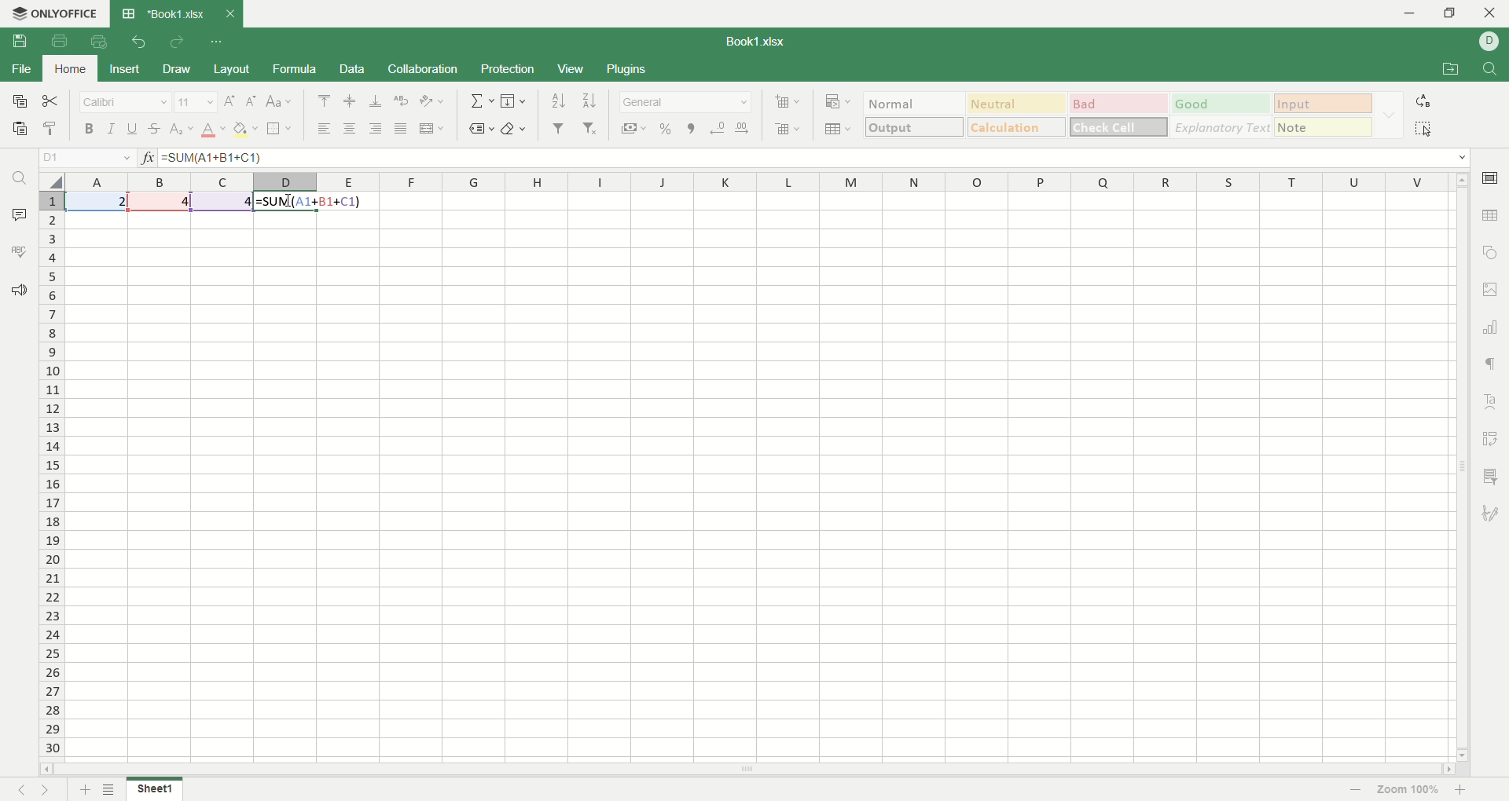  I want to click on minimize, so click(1408, 13).